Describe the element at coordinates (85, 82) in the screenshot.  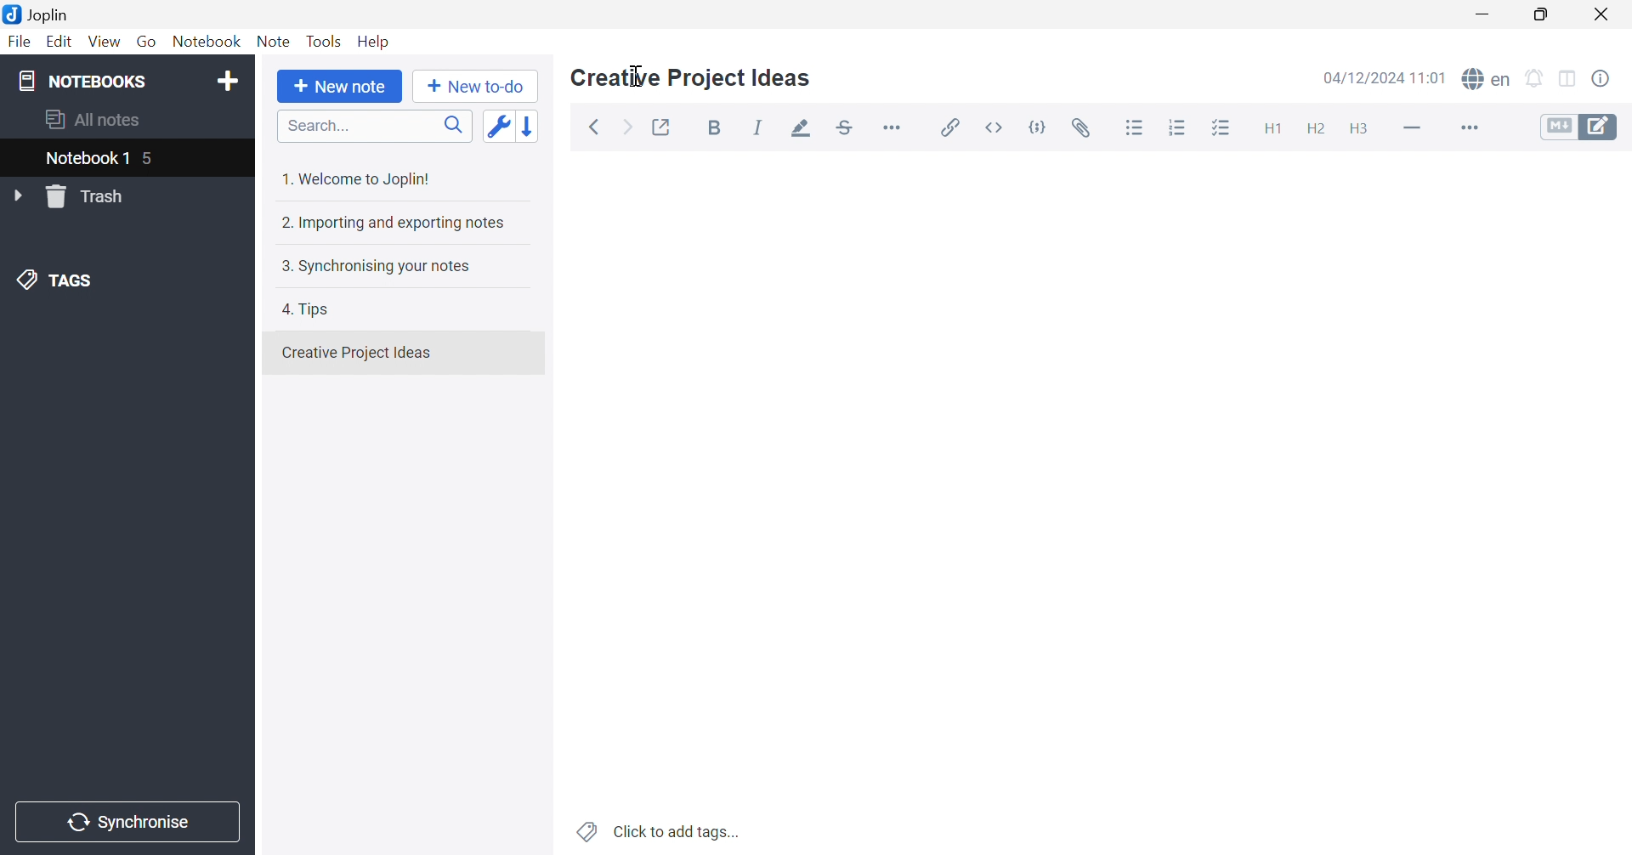
I see `NOTEBOOKS` at that location.